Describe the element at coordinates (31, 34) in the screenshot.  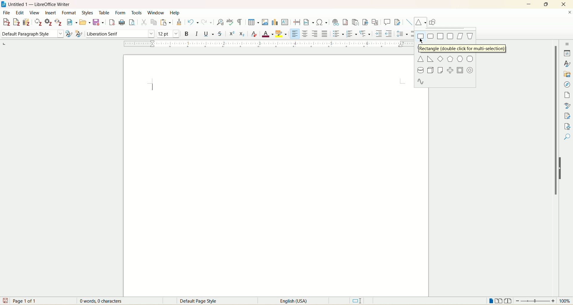
I see `paragraph style` at that location.